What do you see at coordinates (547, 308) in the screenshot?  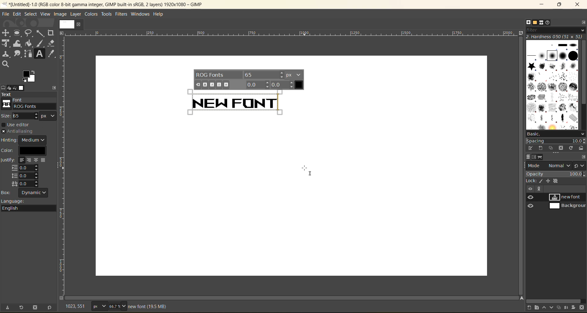 I see `raise this layer` at bounding box center [547, 308].